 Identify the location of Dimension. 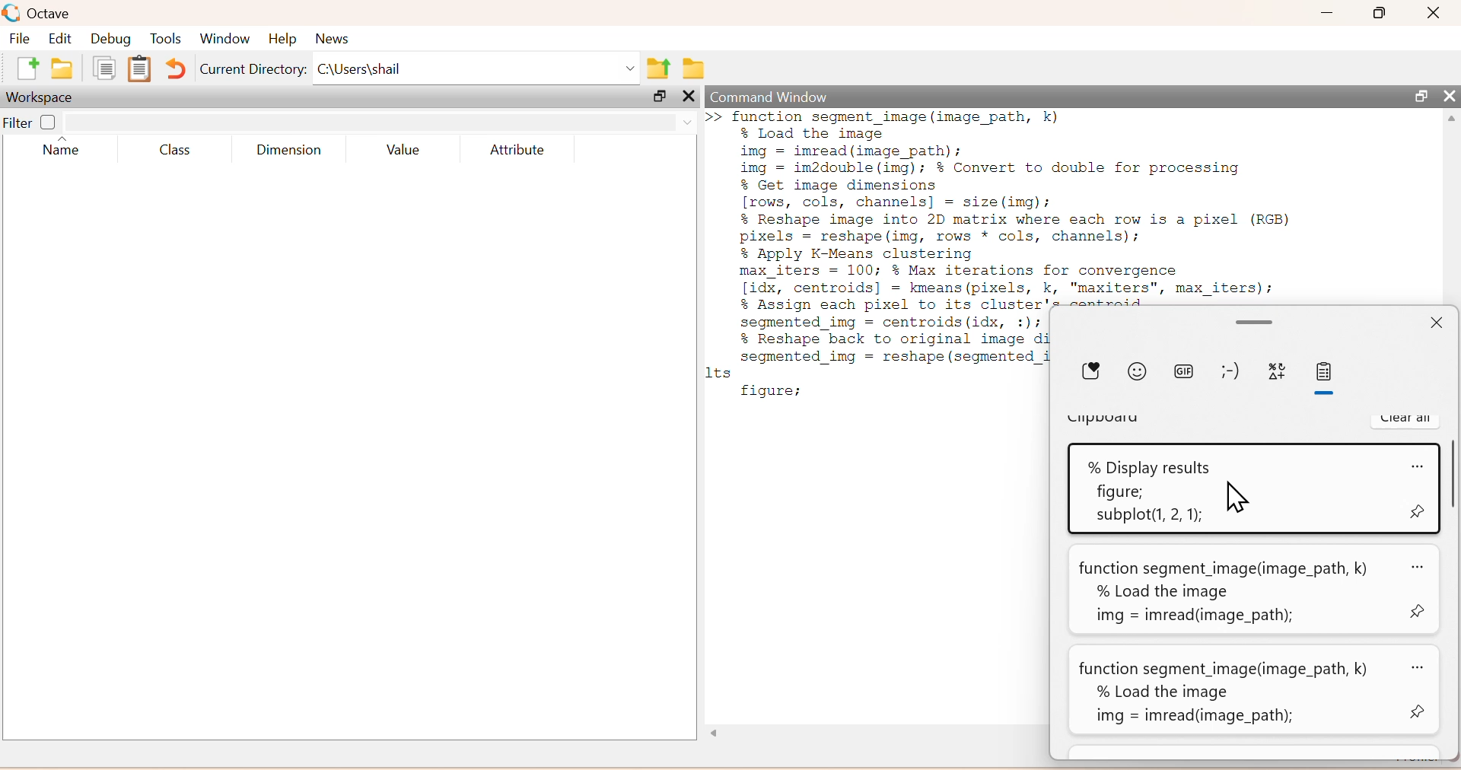
(294, 150).